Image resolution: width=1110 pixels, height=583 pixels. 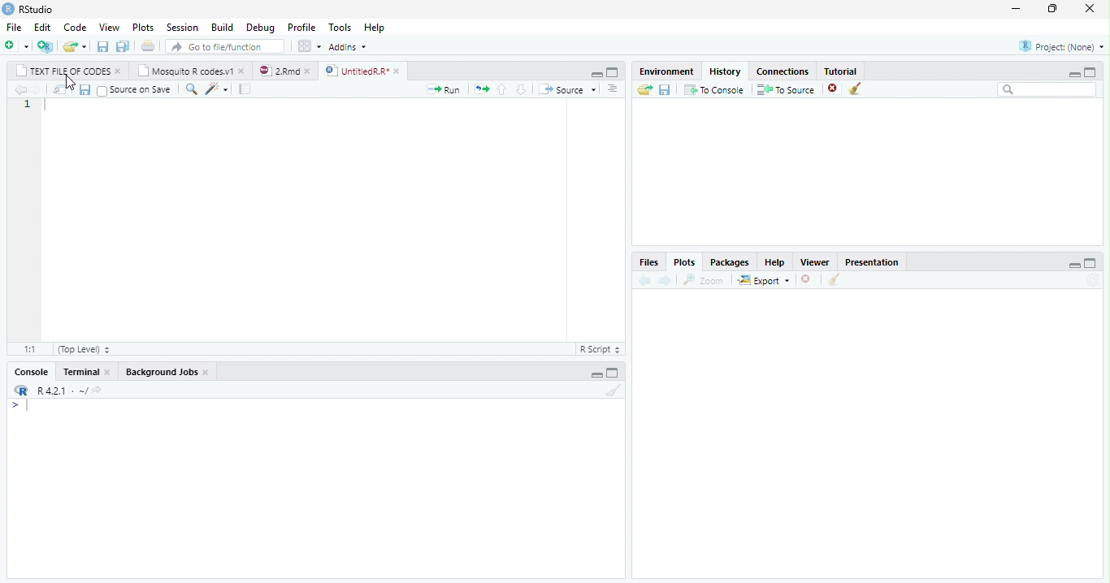 I want to click on go to file/function, so click(x=225, y=47).